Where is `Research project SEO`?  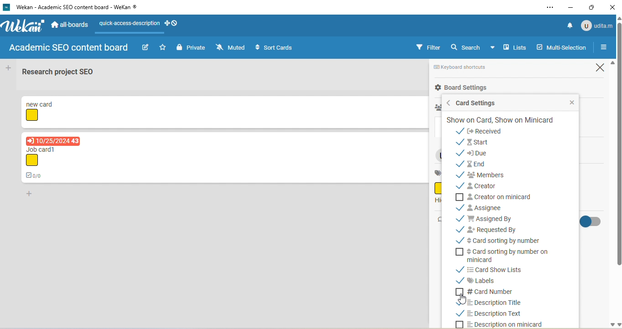 Research project SEO is located at coordinates (59, 72).